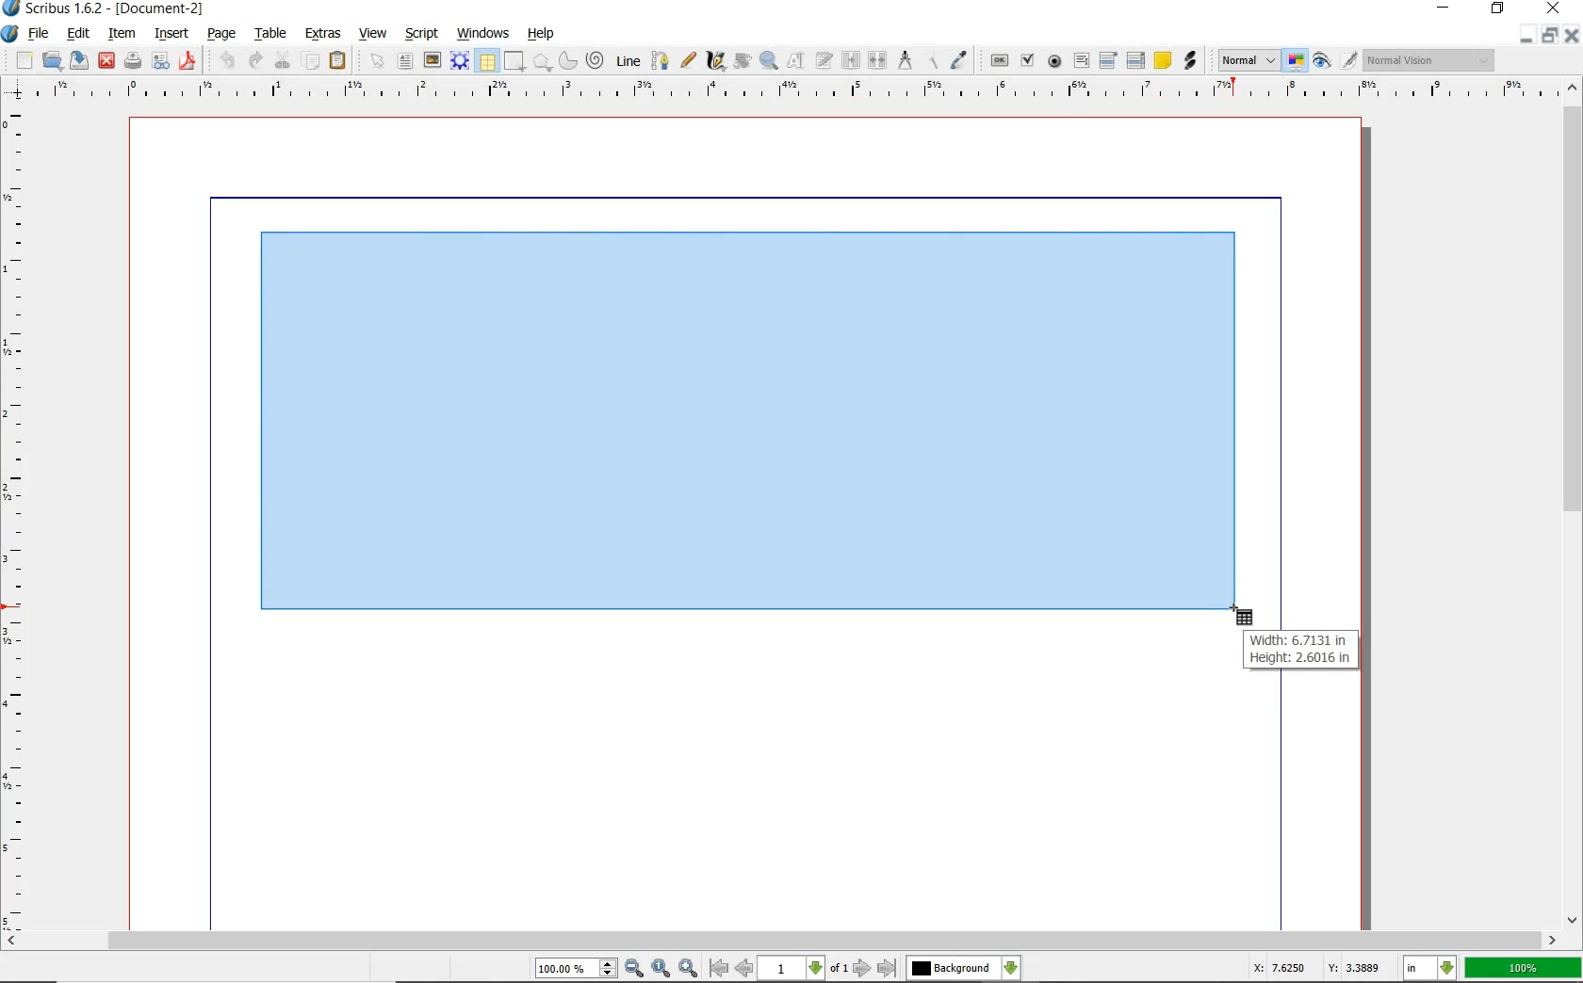 The width and height of the screenshot is (1583, 983). What do you see at coordinates (687, 969) in the screenshot?
I see `zoom in` at bounding box center [687, 969].